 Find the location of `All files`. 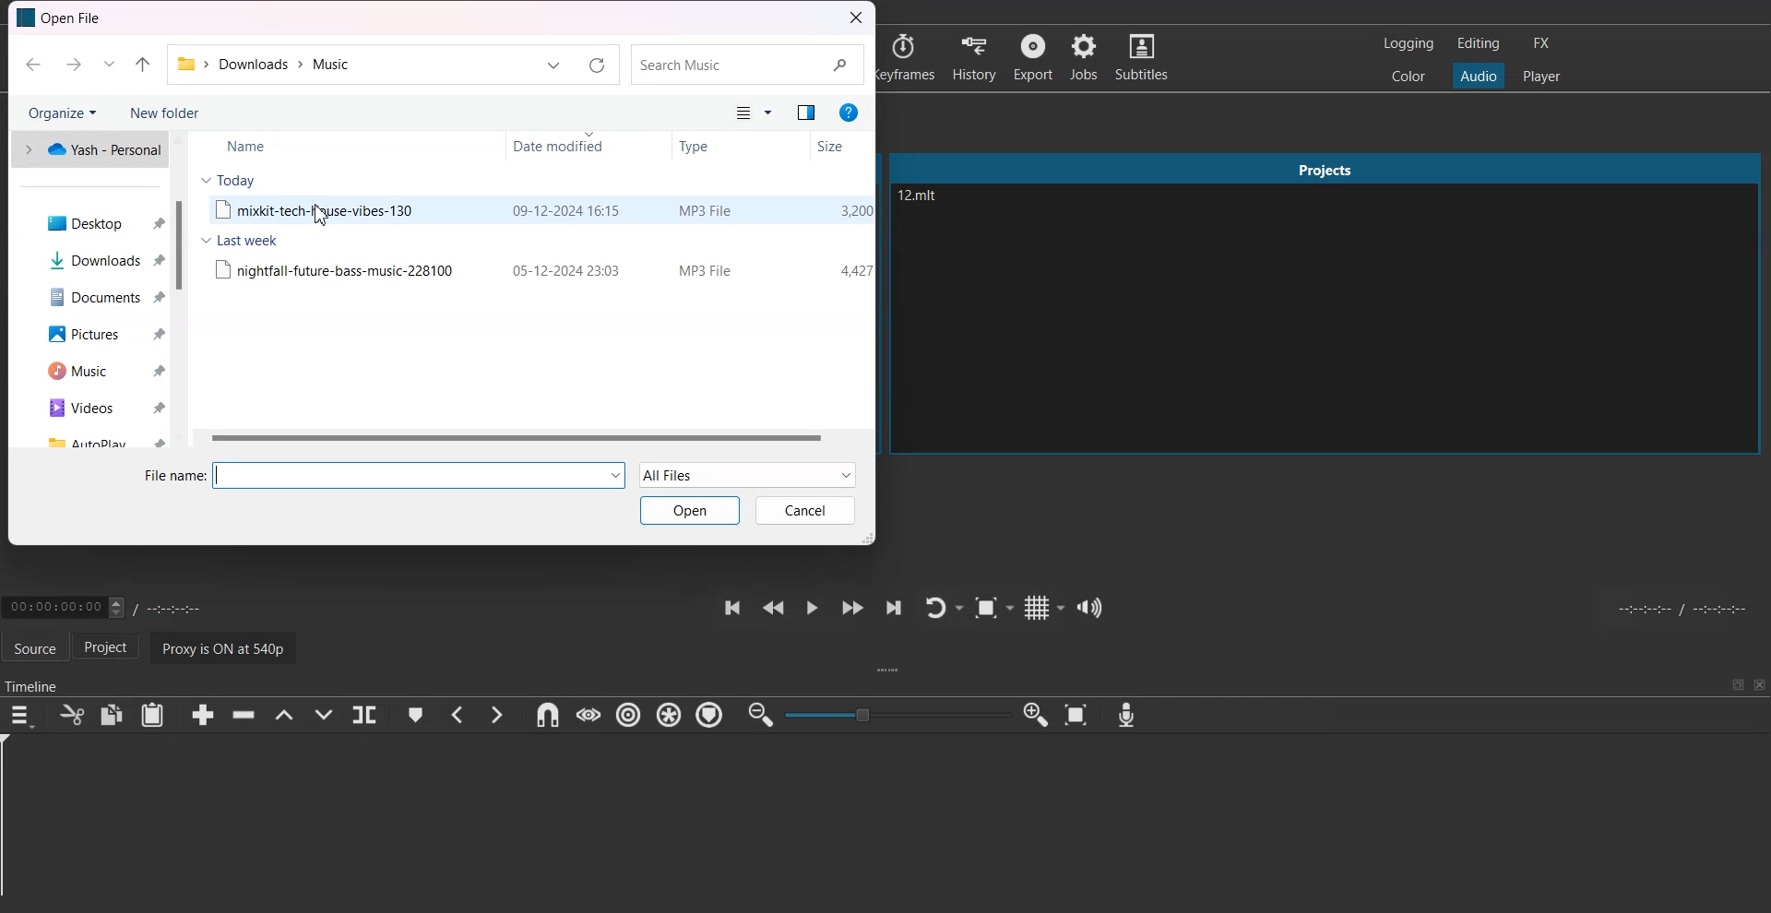

All files is located at coordinates (733, 113).